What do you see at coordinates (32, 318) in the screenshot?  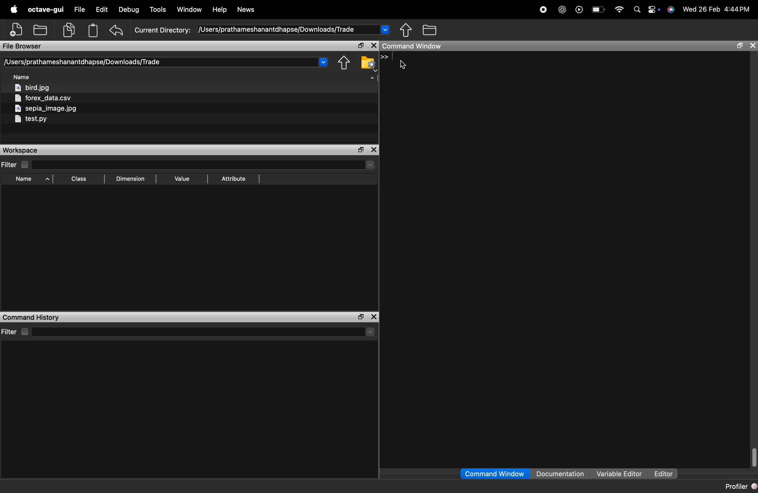 I see `Command History` at bounding box center [32, 318].